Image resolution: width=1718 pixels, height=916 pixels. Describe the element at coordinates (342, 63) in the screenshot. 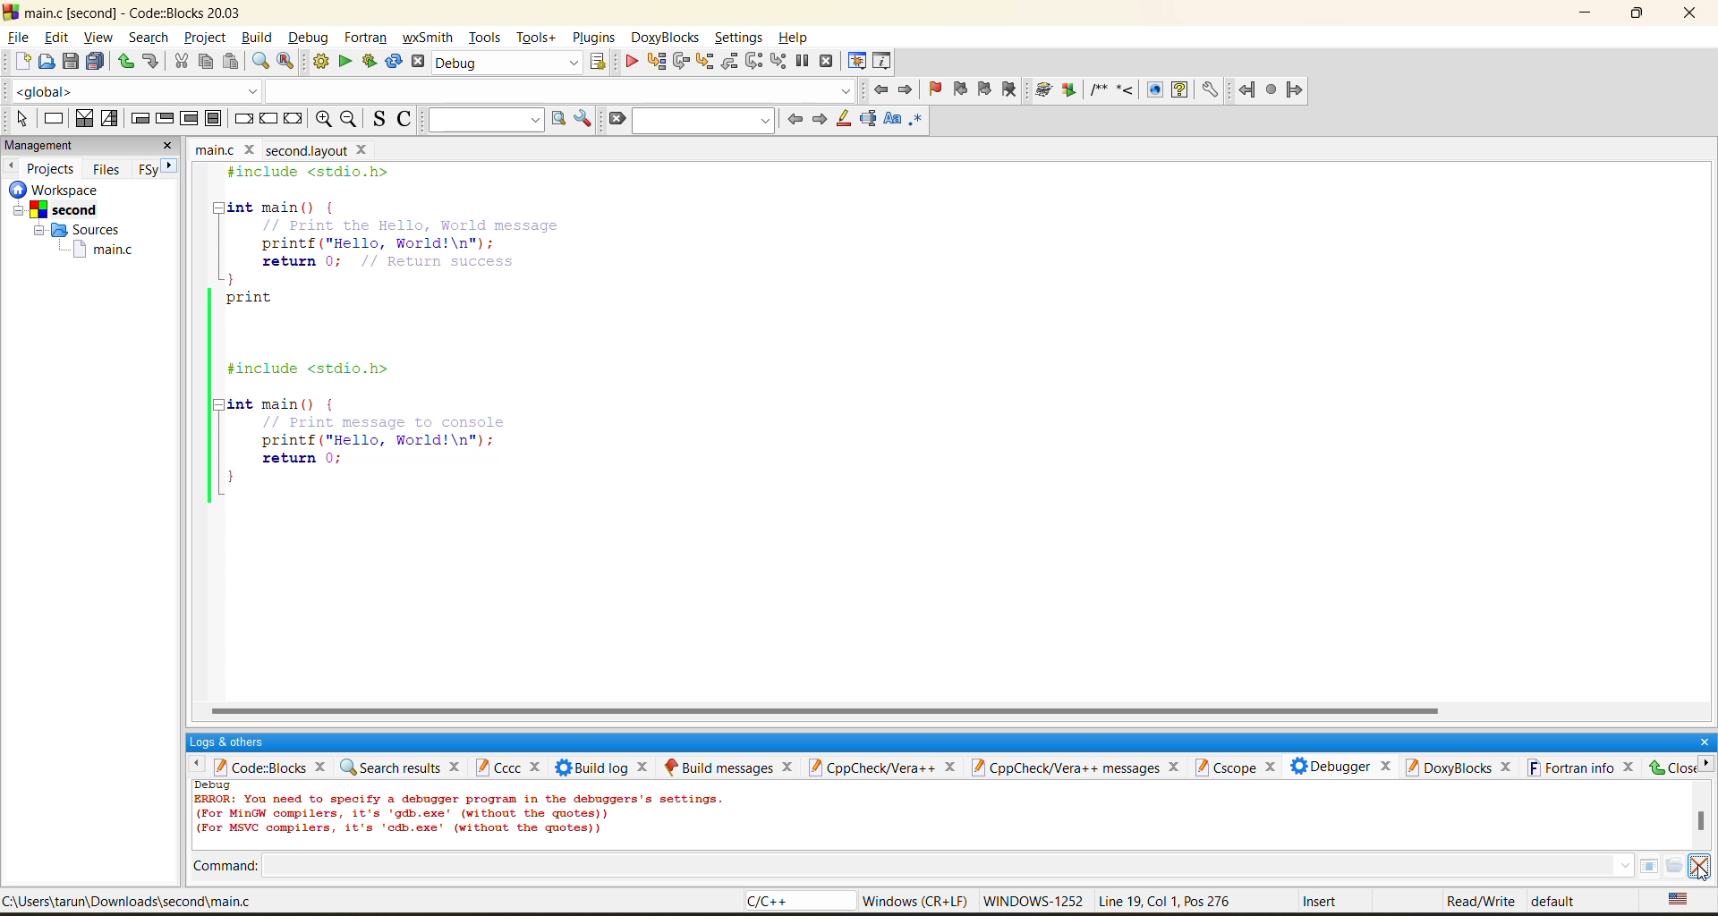

I see `replace` at that location.